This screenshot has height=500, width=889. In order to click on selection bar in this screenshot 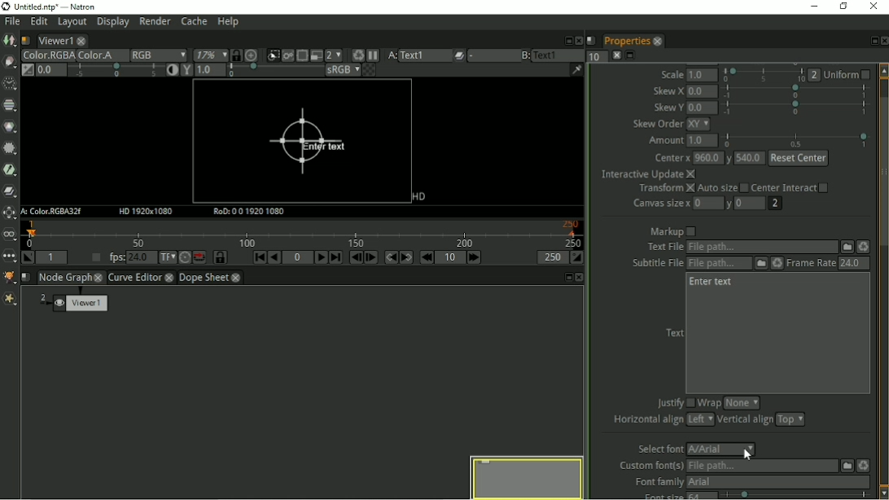, I will do `click(764, 75)`.